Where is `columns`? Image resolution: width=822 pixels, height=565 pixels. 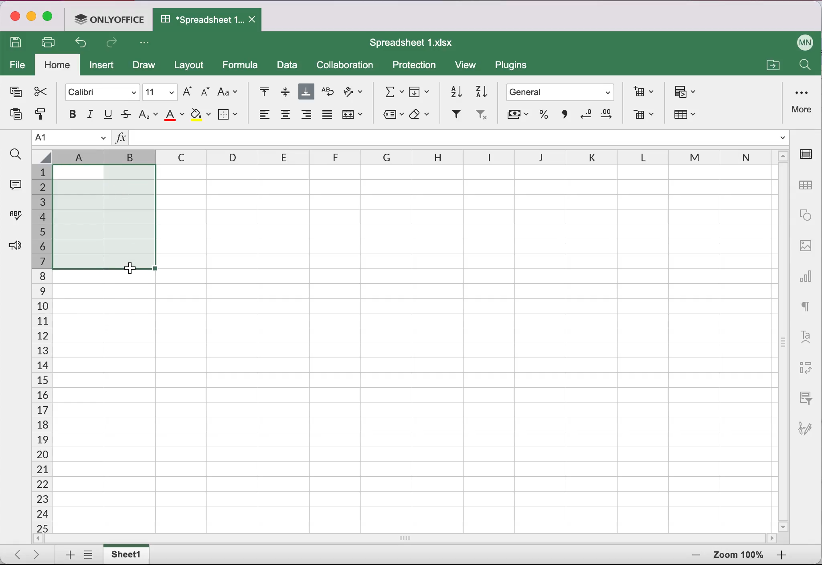
columns is located at coordinates (330, 158).